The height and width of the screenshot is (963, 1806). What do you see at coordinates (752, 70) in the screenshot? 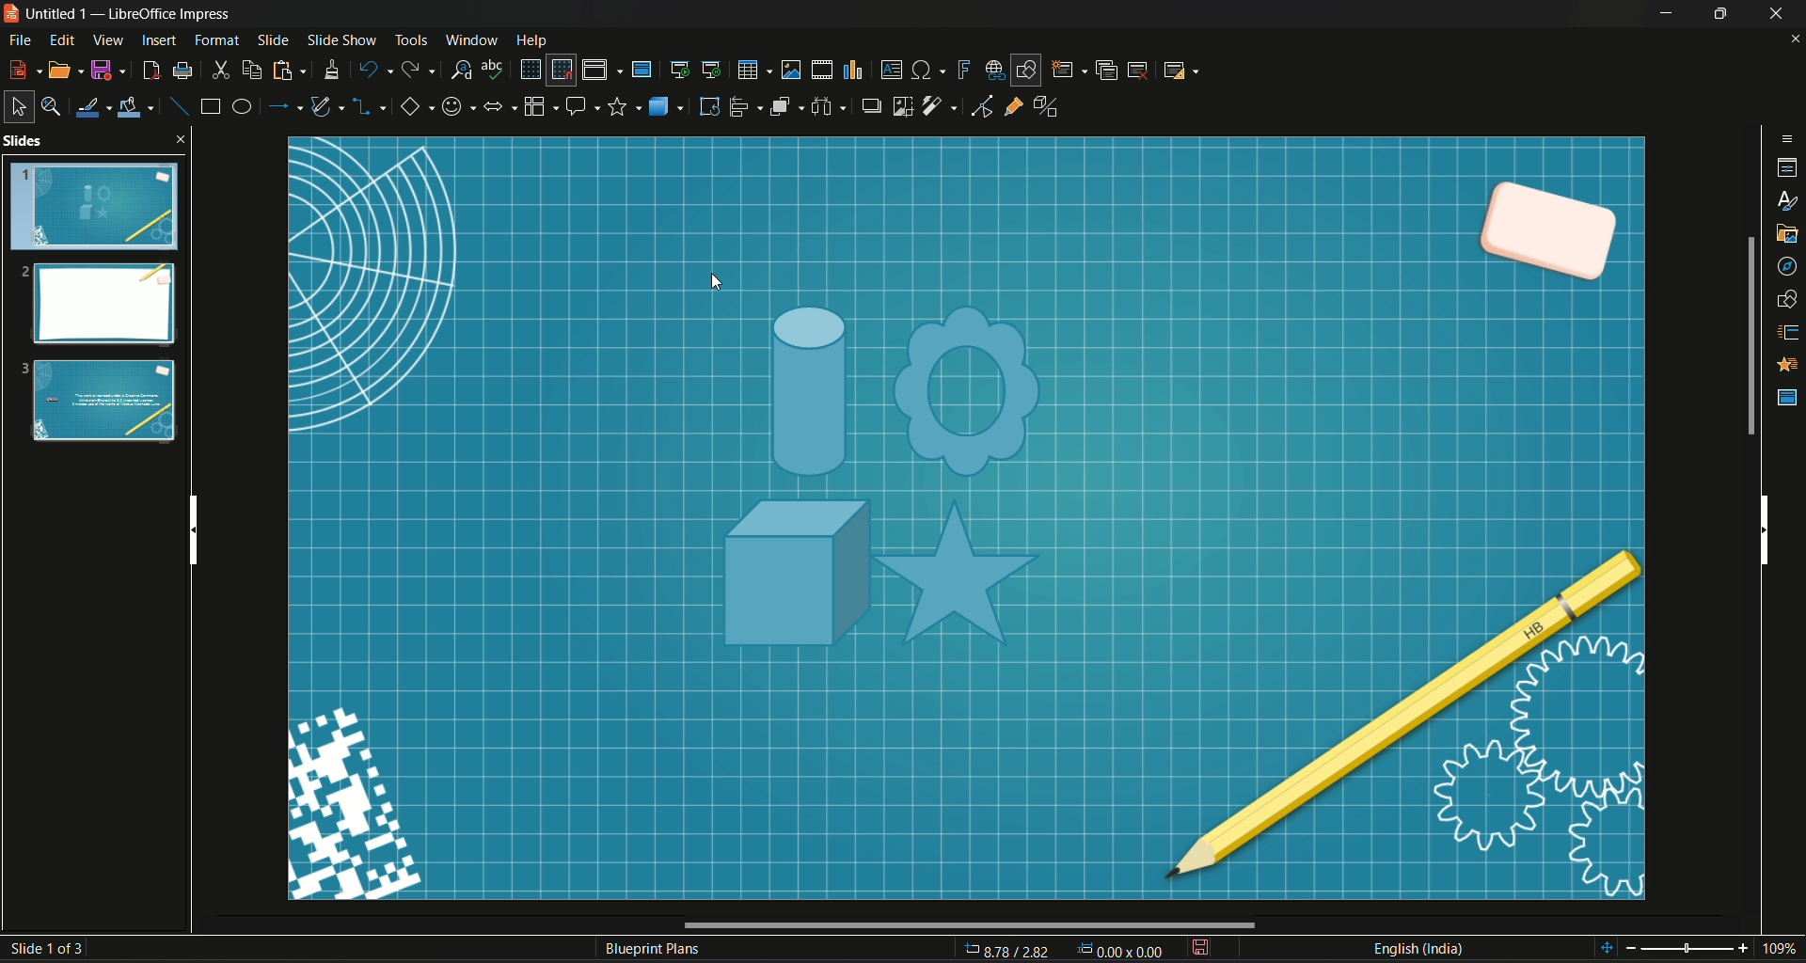
I see `table` at bounding box center [752, 70].